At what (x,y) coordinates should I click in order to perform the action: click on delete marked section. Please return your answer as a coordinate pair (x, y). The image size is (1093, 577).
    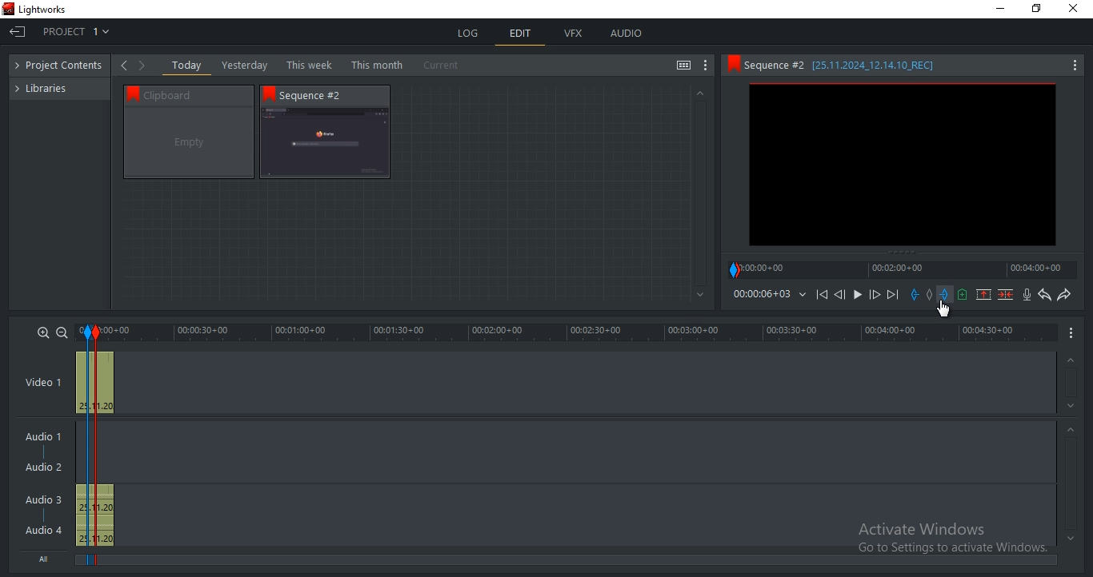
    Looking at the image, I should click on (1007, 294).